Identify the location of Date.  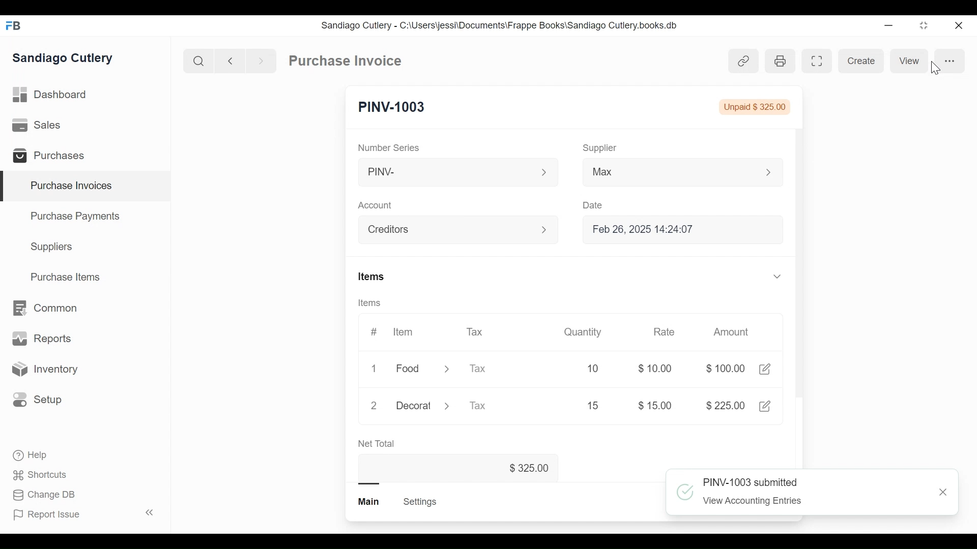
(593, 205).